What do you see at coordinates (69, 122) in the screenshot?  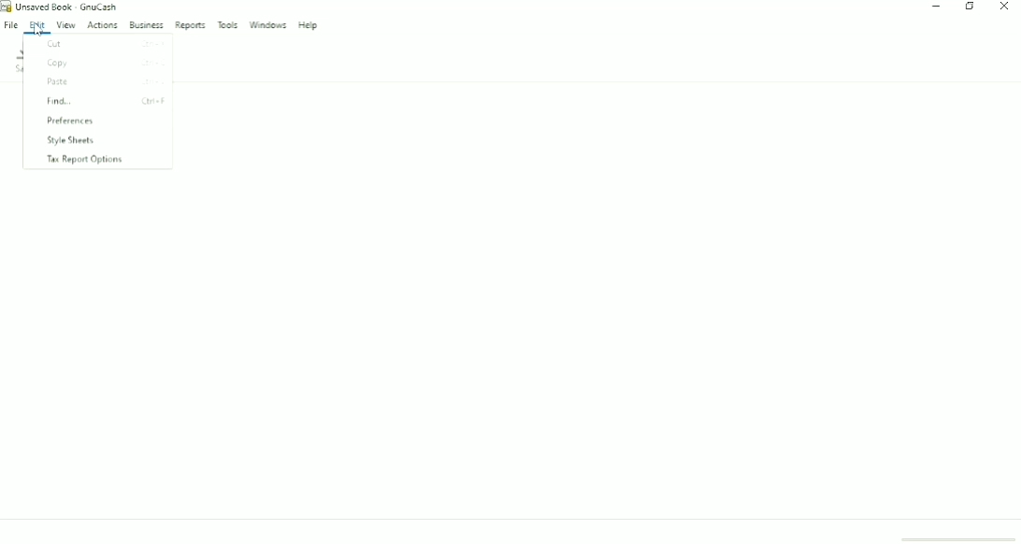 I see `Preferences` at bounding box center [69, 122].